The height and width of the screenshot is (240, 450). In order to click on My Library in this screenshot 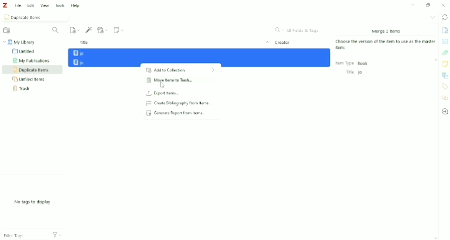, I will do `click(21, 42)`.